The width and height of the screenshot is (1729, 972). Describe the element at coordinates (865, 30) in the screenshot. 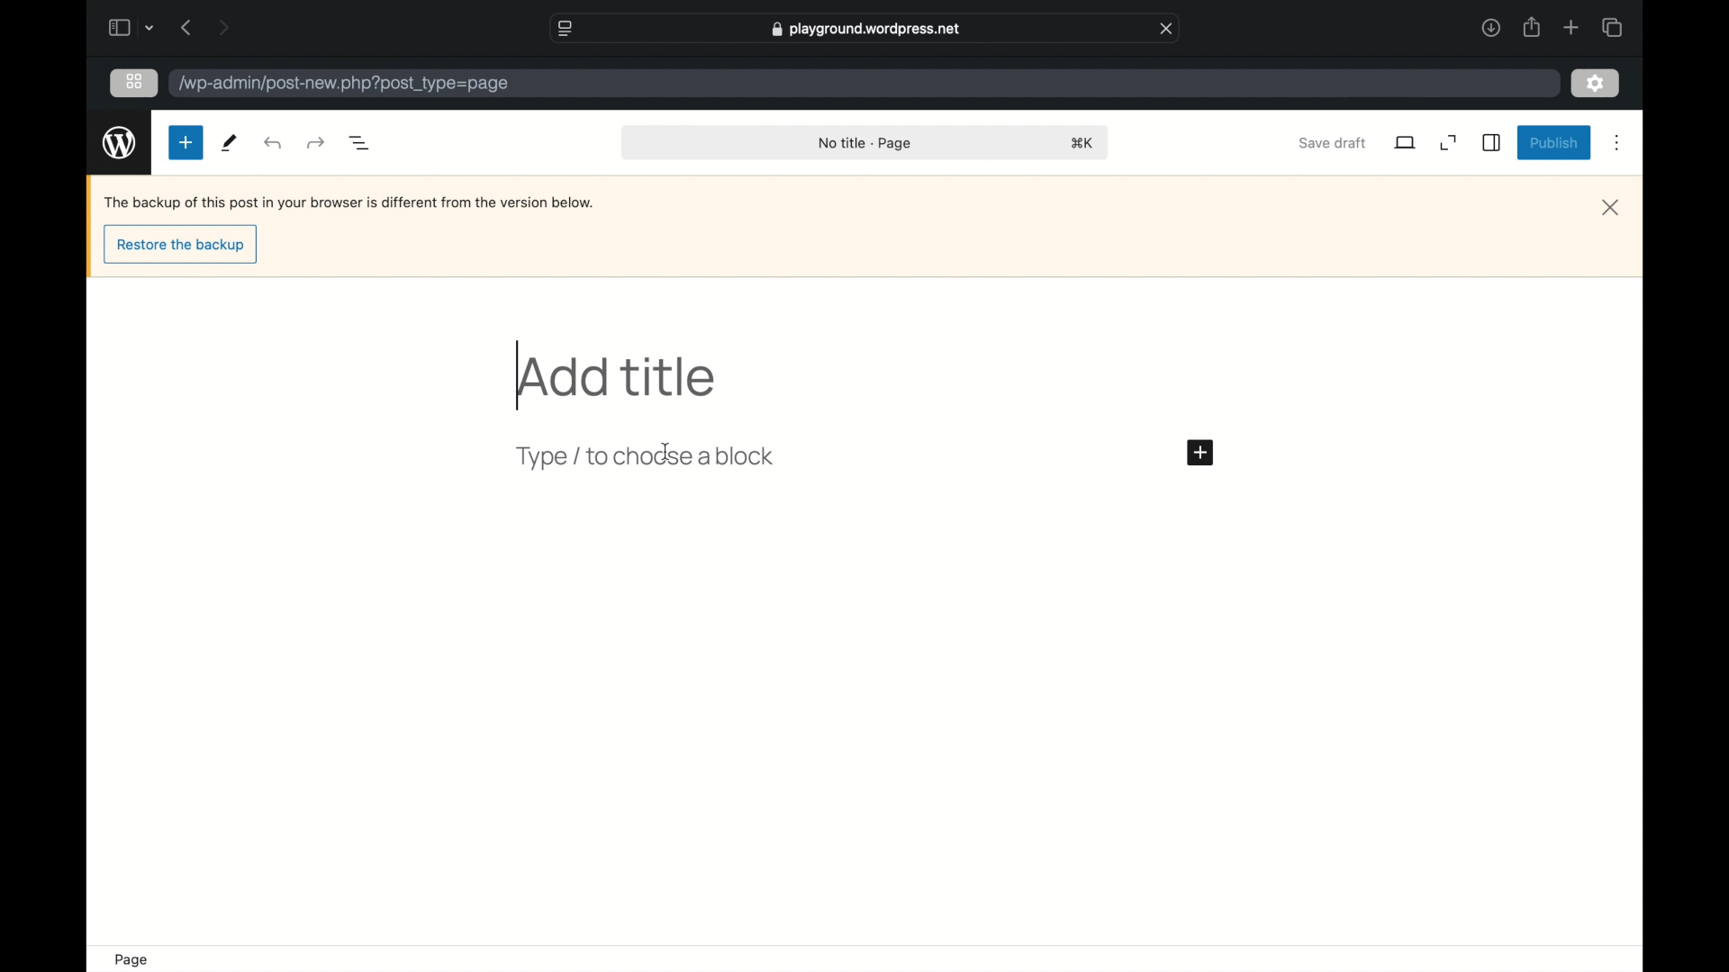

I see `web address` at that location.